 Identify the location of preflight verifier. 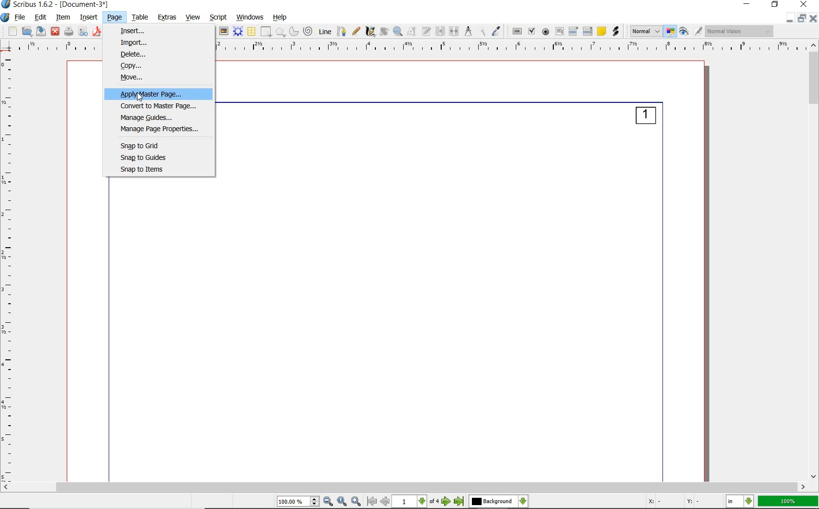
(84, 32).